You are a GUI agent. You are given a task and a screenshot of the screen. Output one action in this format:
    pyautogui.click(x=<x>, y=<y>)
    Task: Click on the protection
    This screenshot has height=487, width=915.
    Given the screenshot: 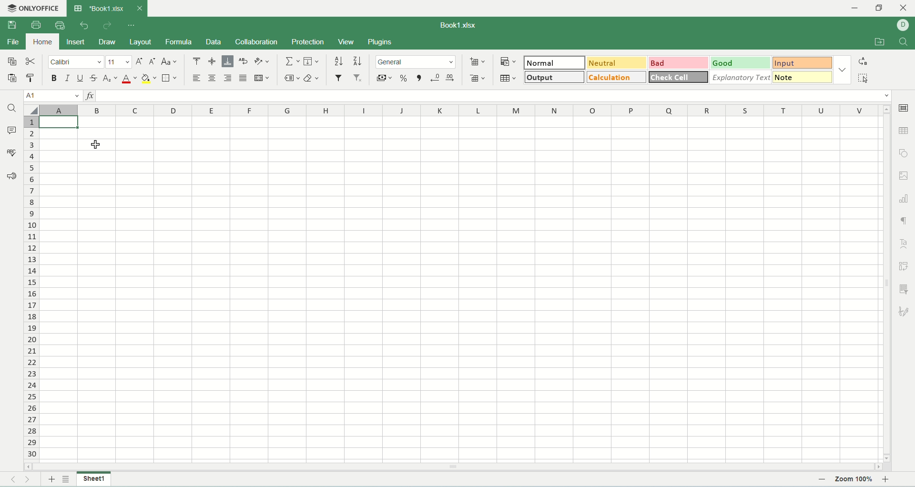 What is the action you would take?
    pyautogui.click(x=308, y=42)
    